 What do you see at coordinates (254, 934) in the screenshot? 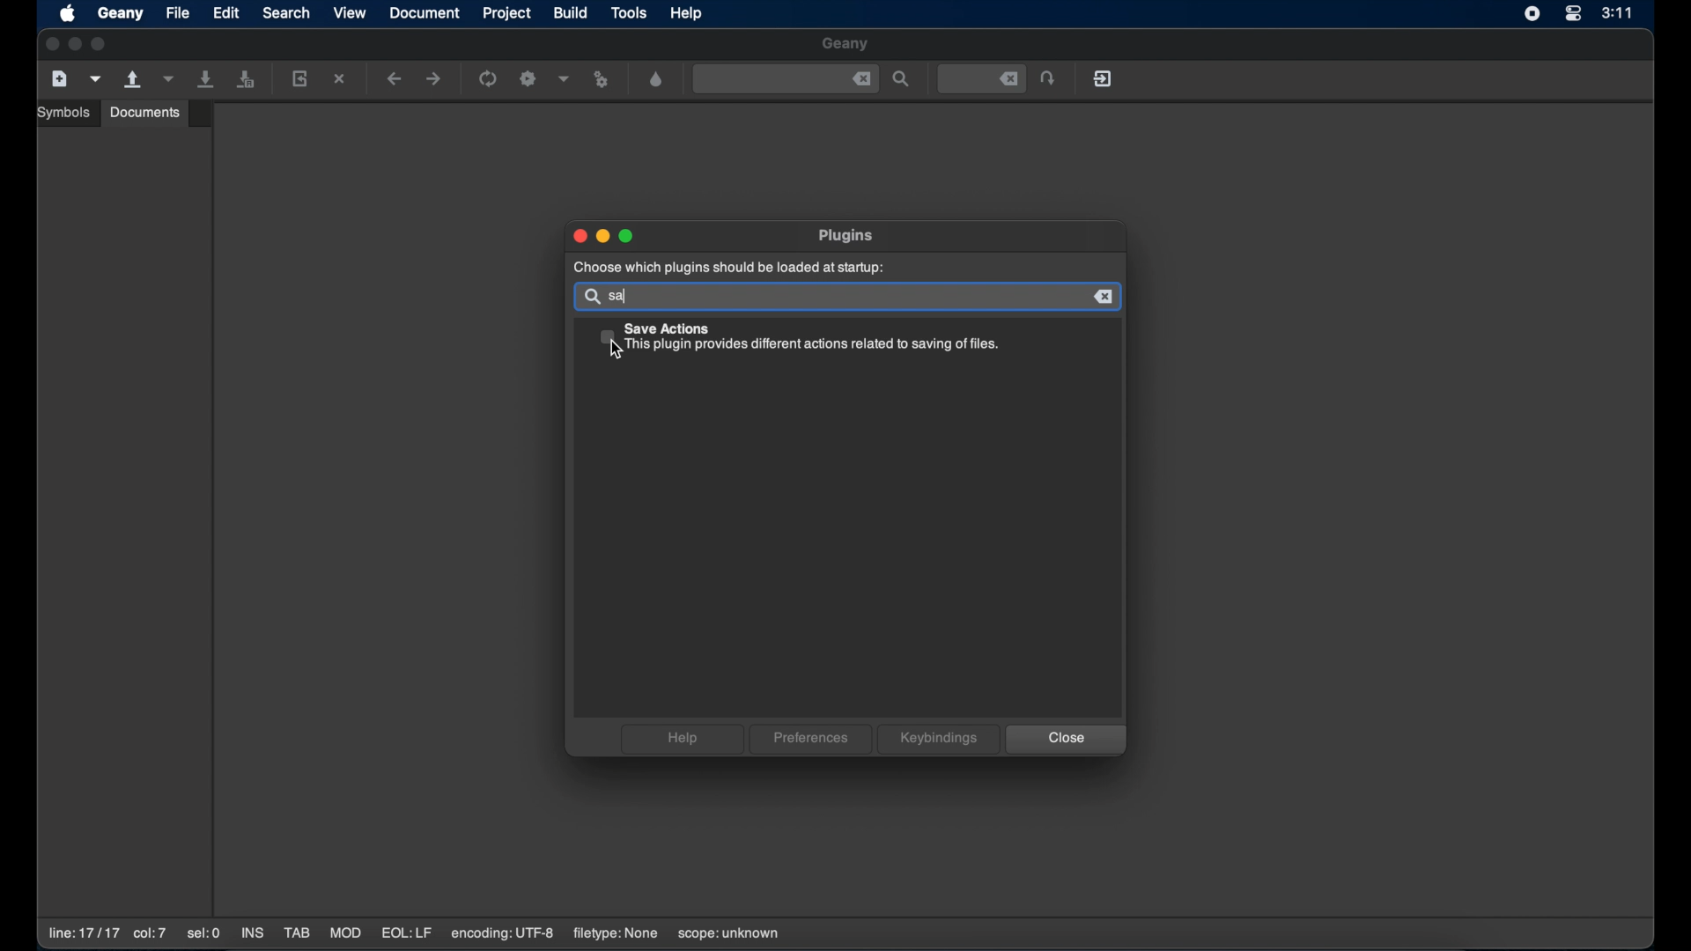
I see `INS` at bounding box center [254, 934].